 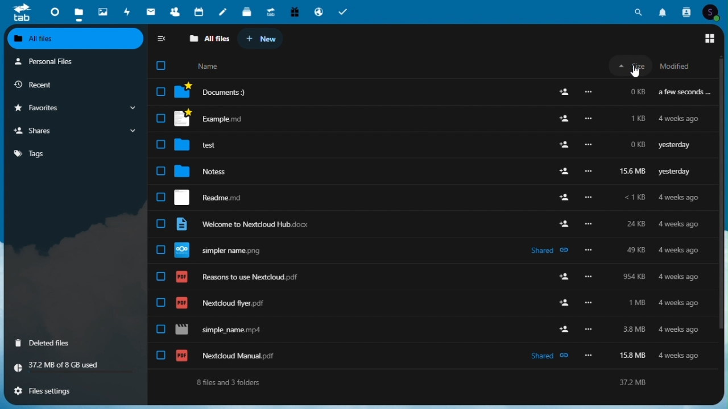 I want to click on ‘Documents 3), so click(x=433, y=91).